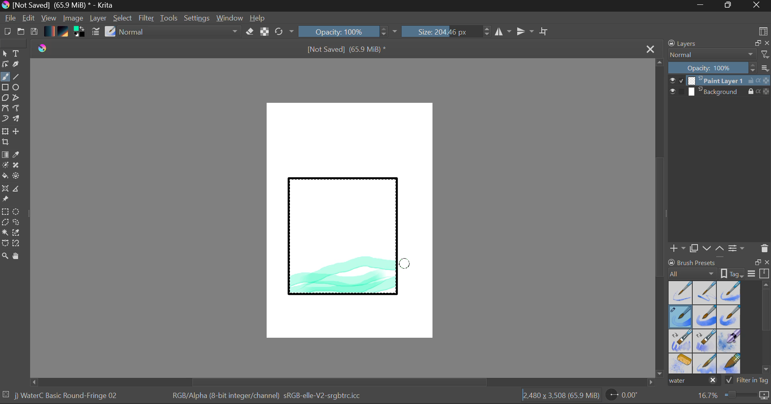  Describe the element at coordinates (46, 49) in the screenshot. I see `logo` at that location.